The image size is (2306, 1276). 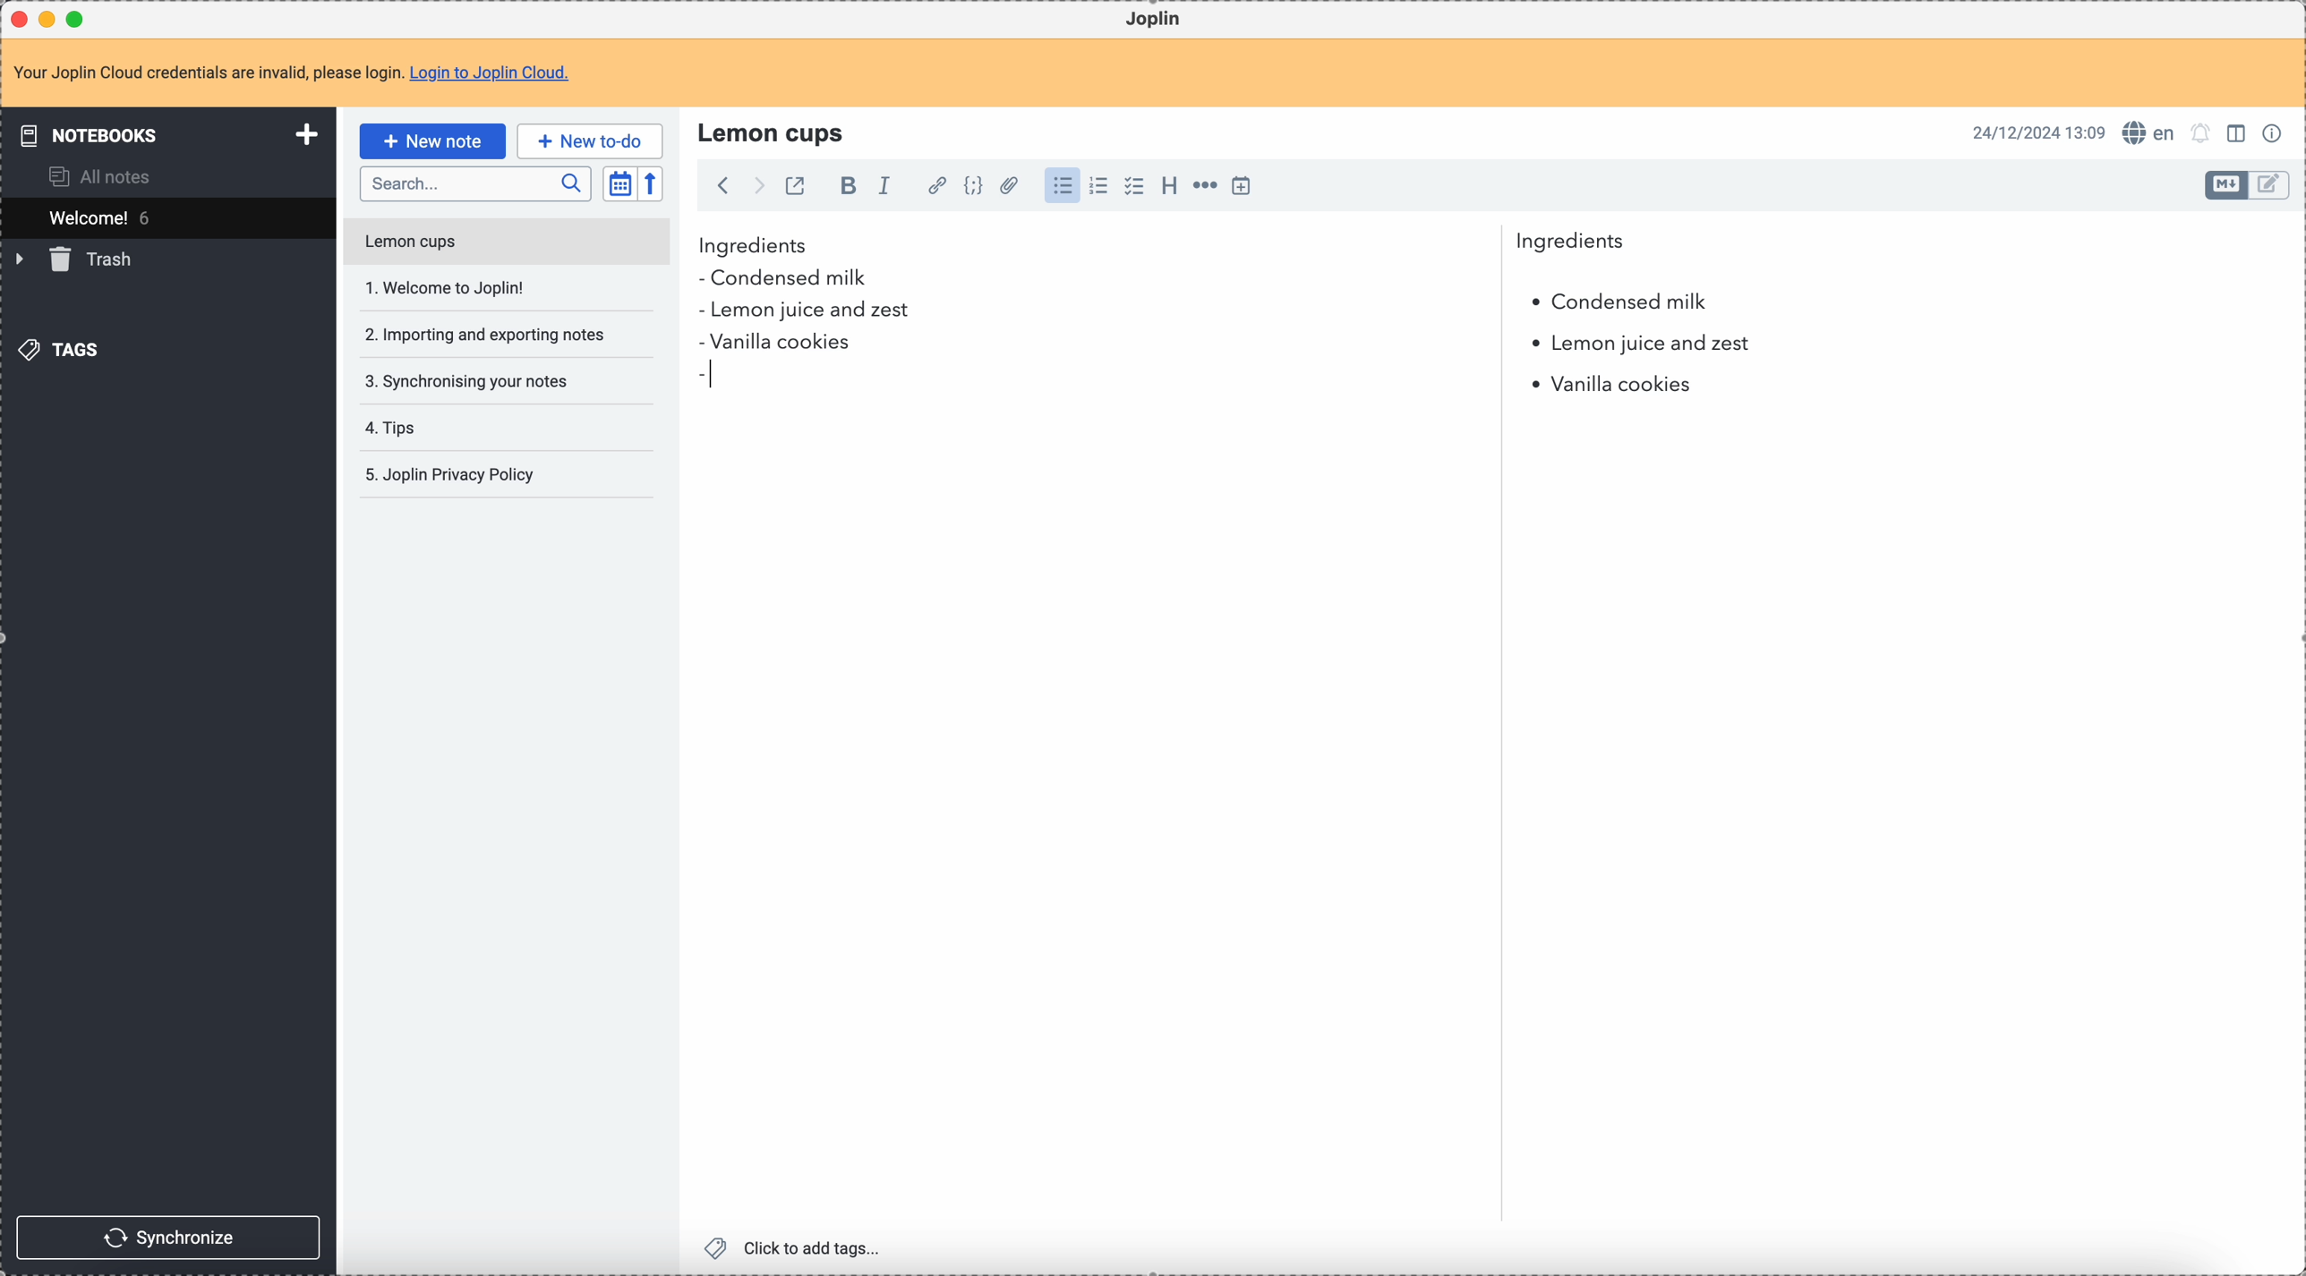 I want to click on tips, so click(x=394, y=430).